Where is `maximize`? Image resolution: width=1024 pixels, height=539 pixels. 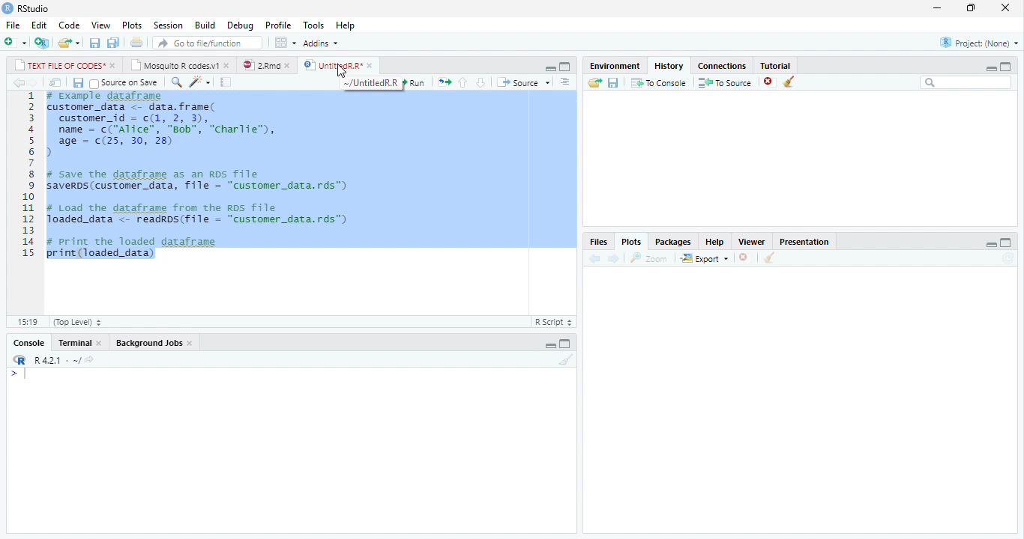
maximize is located at coordinates (565, 344).